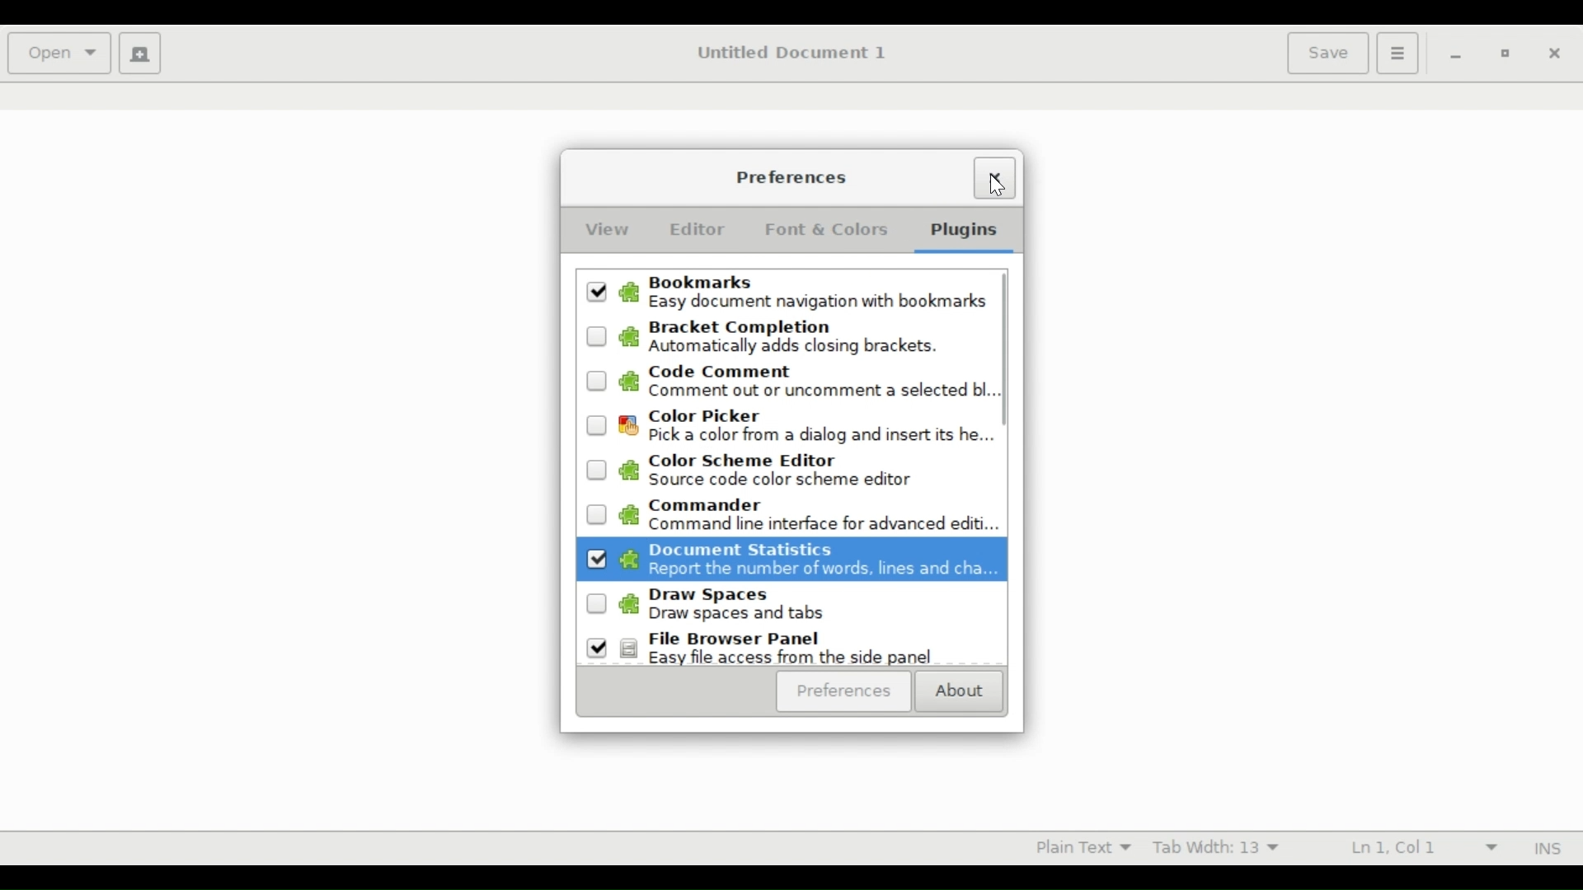  Describe the element at coordinates (846, 693) in the screenshot. I see `Preferences` at that location.